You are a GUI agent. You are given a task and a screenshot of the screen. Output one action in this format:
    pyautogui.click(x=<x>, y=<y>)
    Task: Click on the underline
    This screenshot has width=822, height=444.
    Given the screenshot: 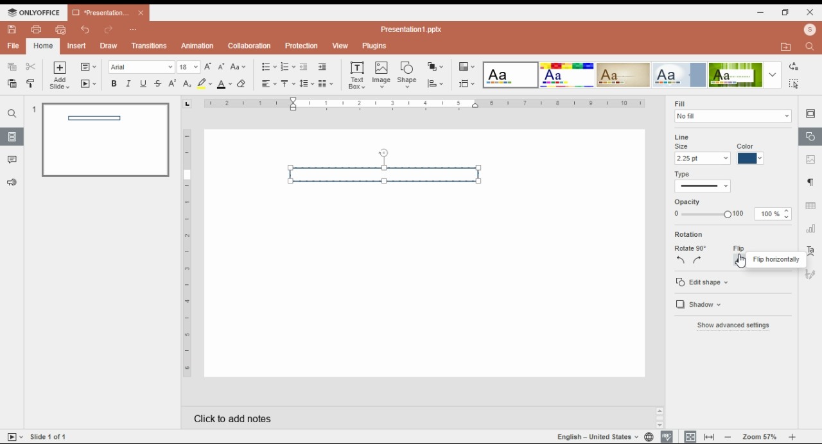 What is the action you would take?
    pyautogui.click(x=144, y=83)
    